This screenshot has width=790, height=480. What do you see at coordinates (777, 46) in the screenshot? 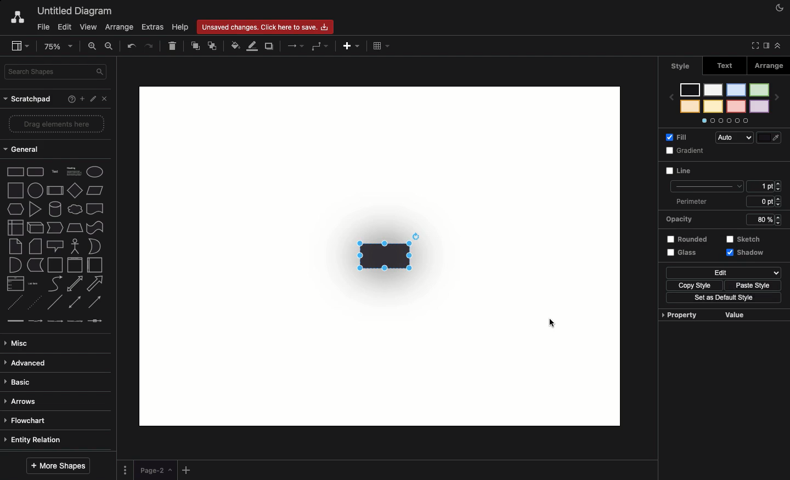
I see `Collapse` at bounding box center [777, 46].